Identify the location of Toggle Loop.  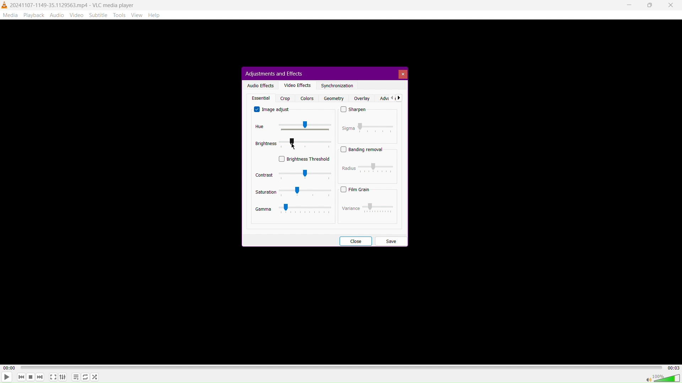
(85, 377).